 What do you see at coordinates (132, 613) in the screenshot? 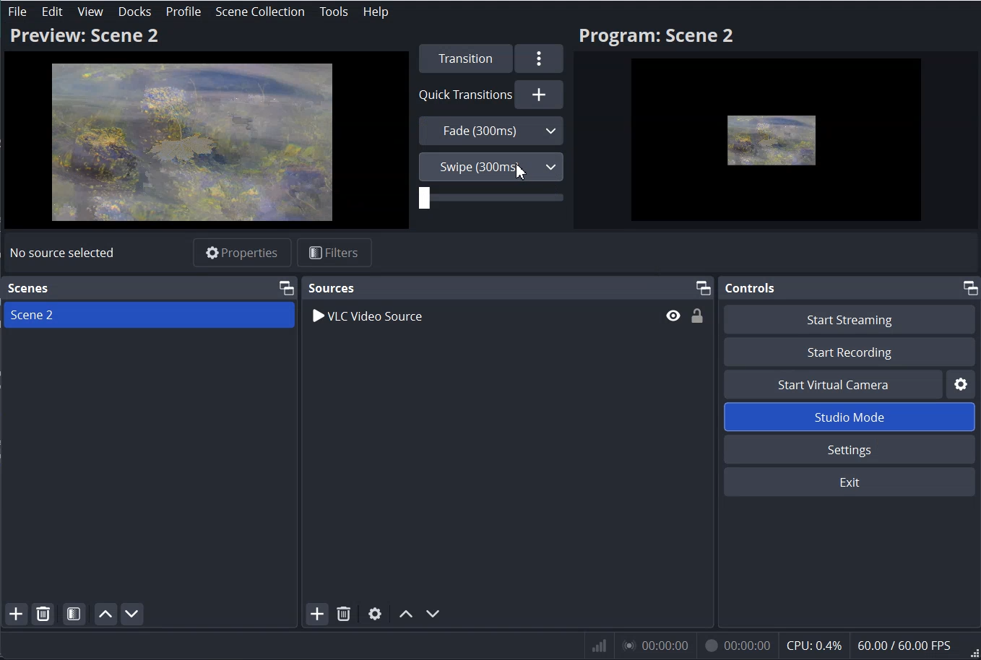
I see `Move scene Down` at bounding box center [132, 613].